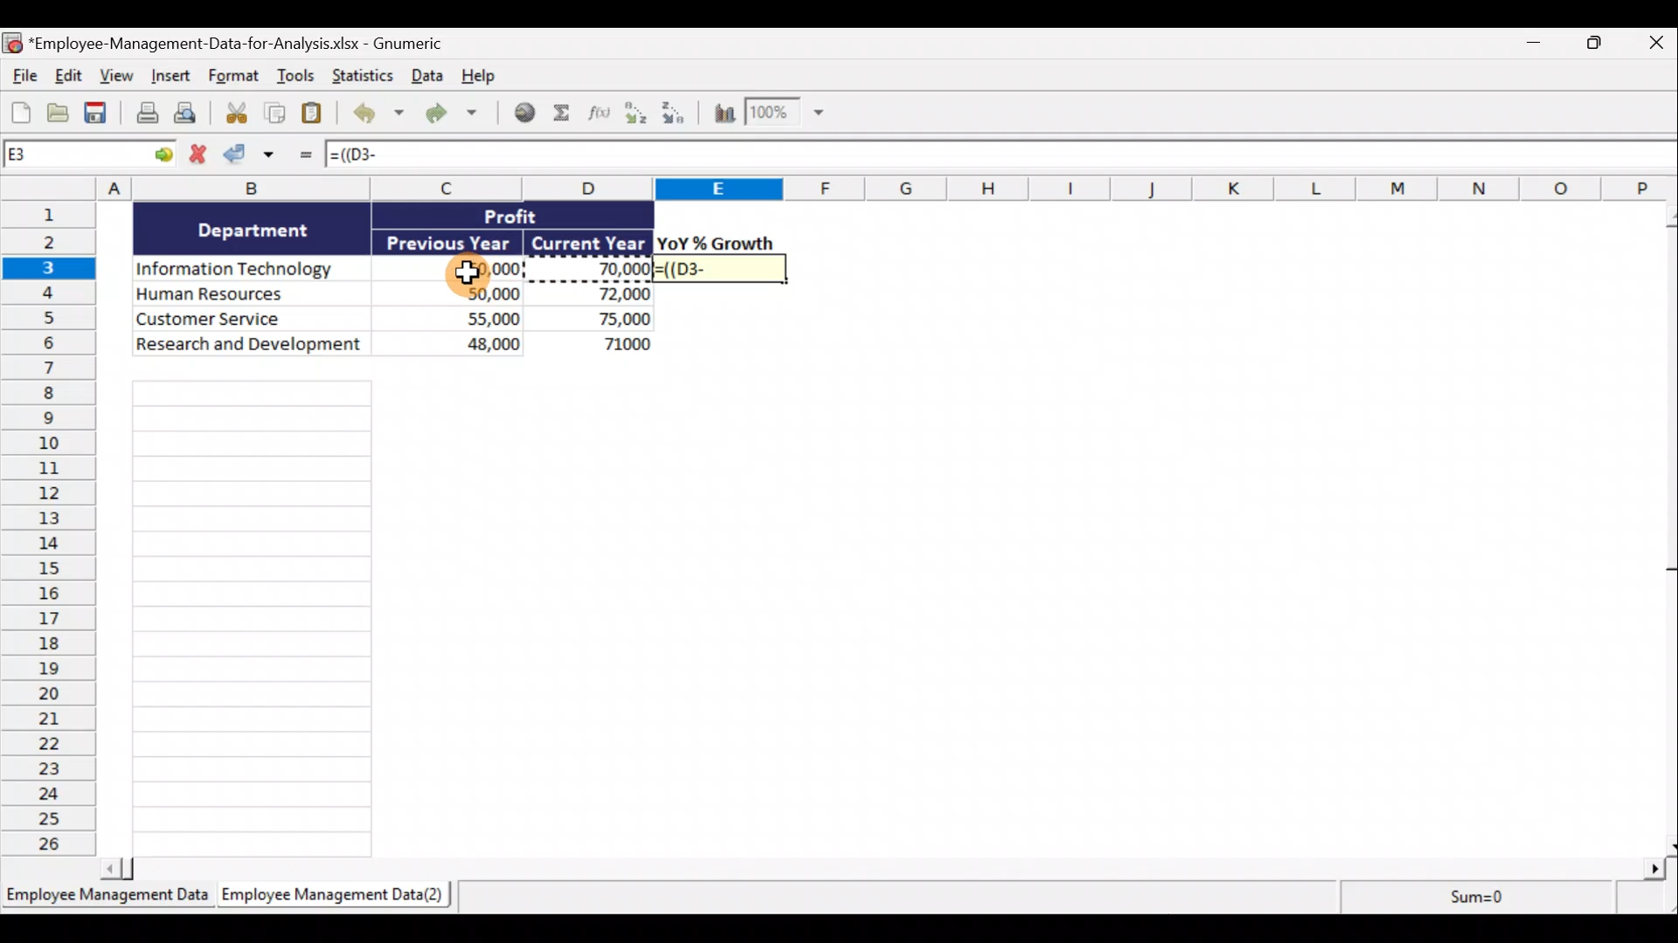 The height and width of the screenshot is (943, 1678). What do you see at coordinates (239, 42) in the screenshot?
I see `Document name` at bounding box center [239, 42].